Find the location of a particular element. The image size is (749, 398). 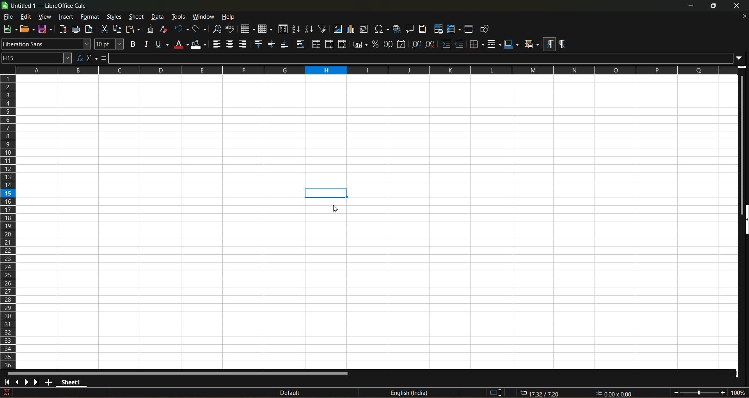

undo is located at coordinates (182, 30).